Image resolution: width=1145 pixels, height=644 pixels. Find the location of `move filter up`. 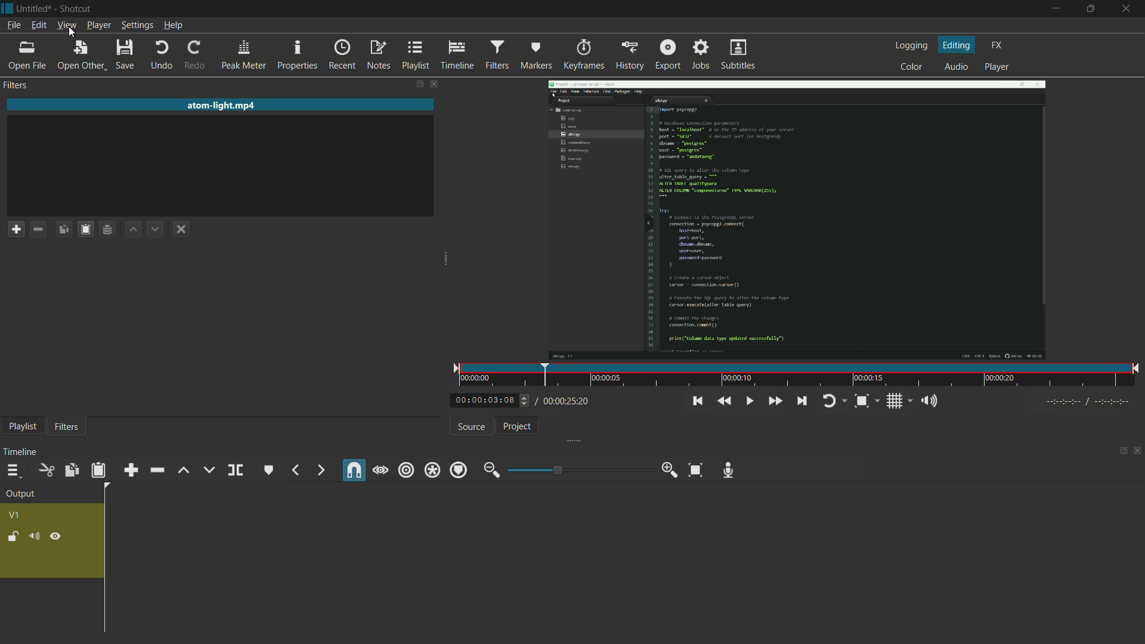

move filter up is located at coordinates (134, 229).